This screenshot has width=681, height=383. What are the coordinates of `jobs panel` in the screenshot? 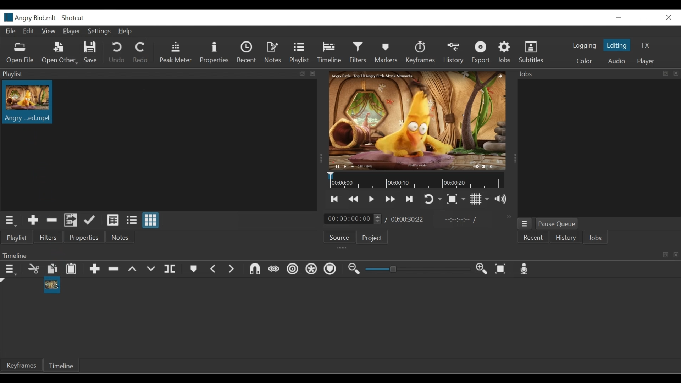 It's located at (599, 149).